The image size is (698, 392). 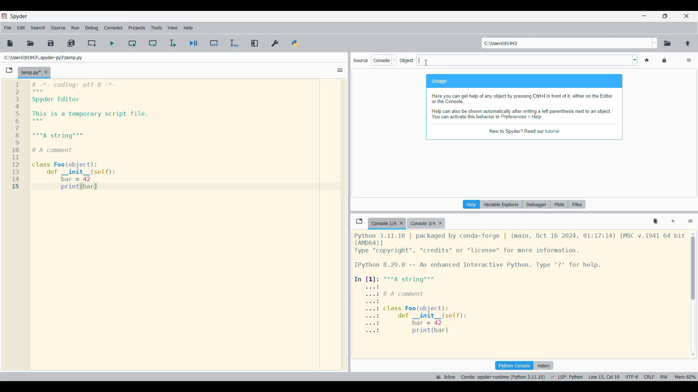 I want to click on Run selection/current line, so click(x=172, y=43).